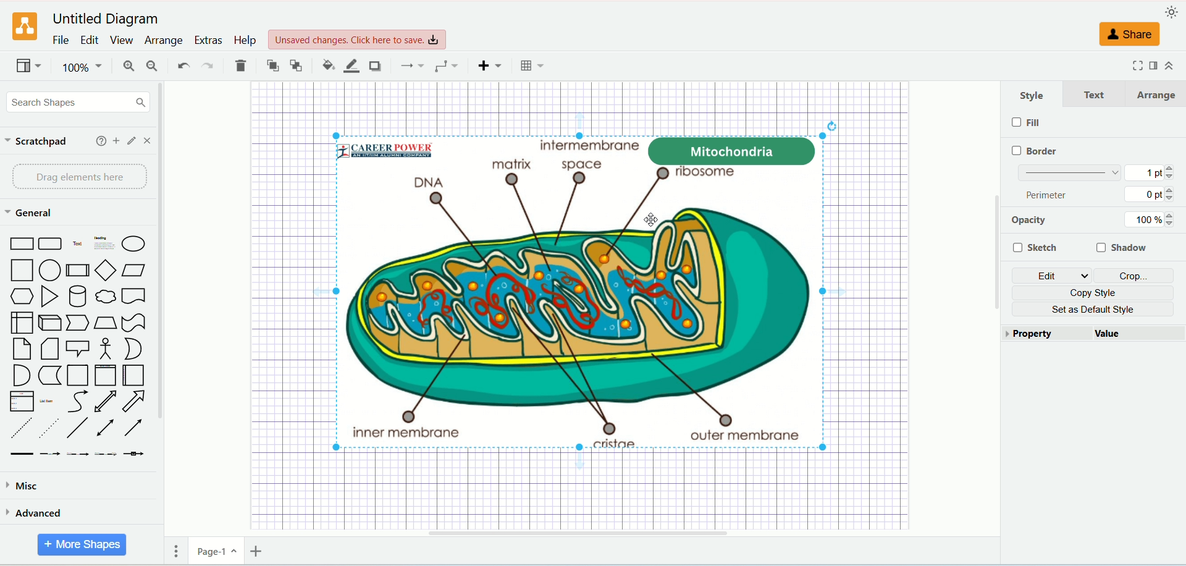  I want to click on Connector with Icon Symbol, so click(135, 455).